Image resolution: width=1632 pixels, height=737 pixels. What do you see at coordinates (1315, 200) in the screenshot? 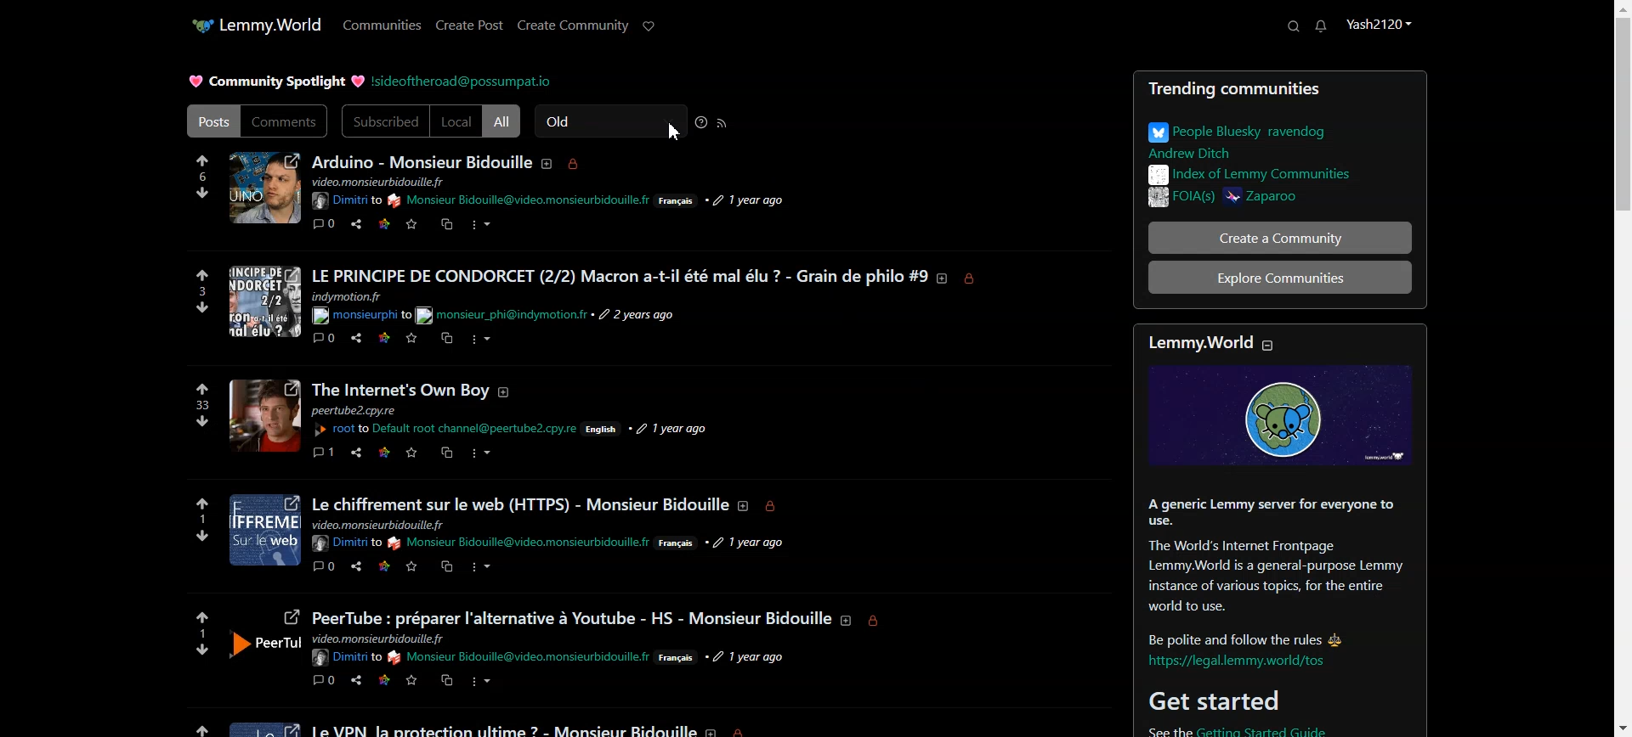
I see `Zaparoo` at bounding box center [1315, 200].